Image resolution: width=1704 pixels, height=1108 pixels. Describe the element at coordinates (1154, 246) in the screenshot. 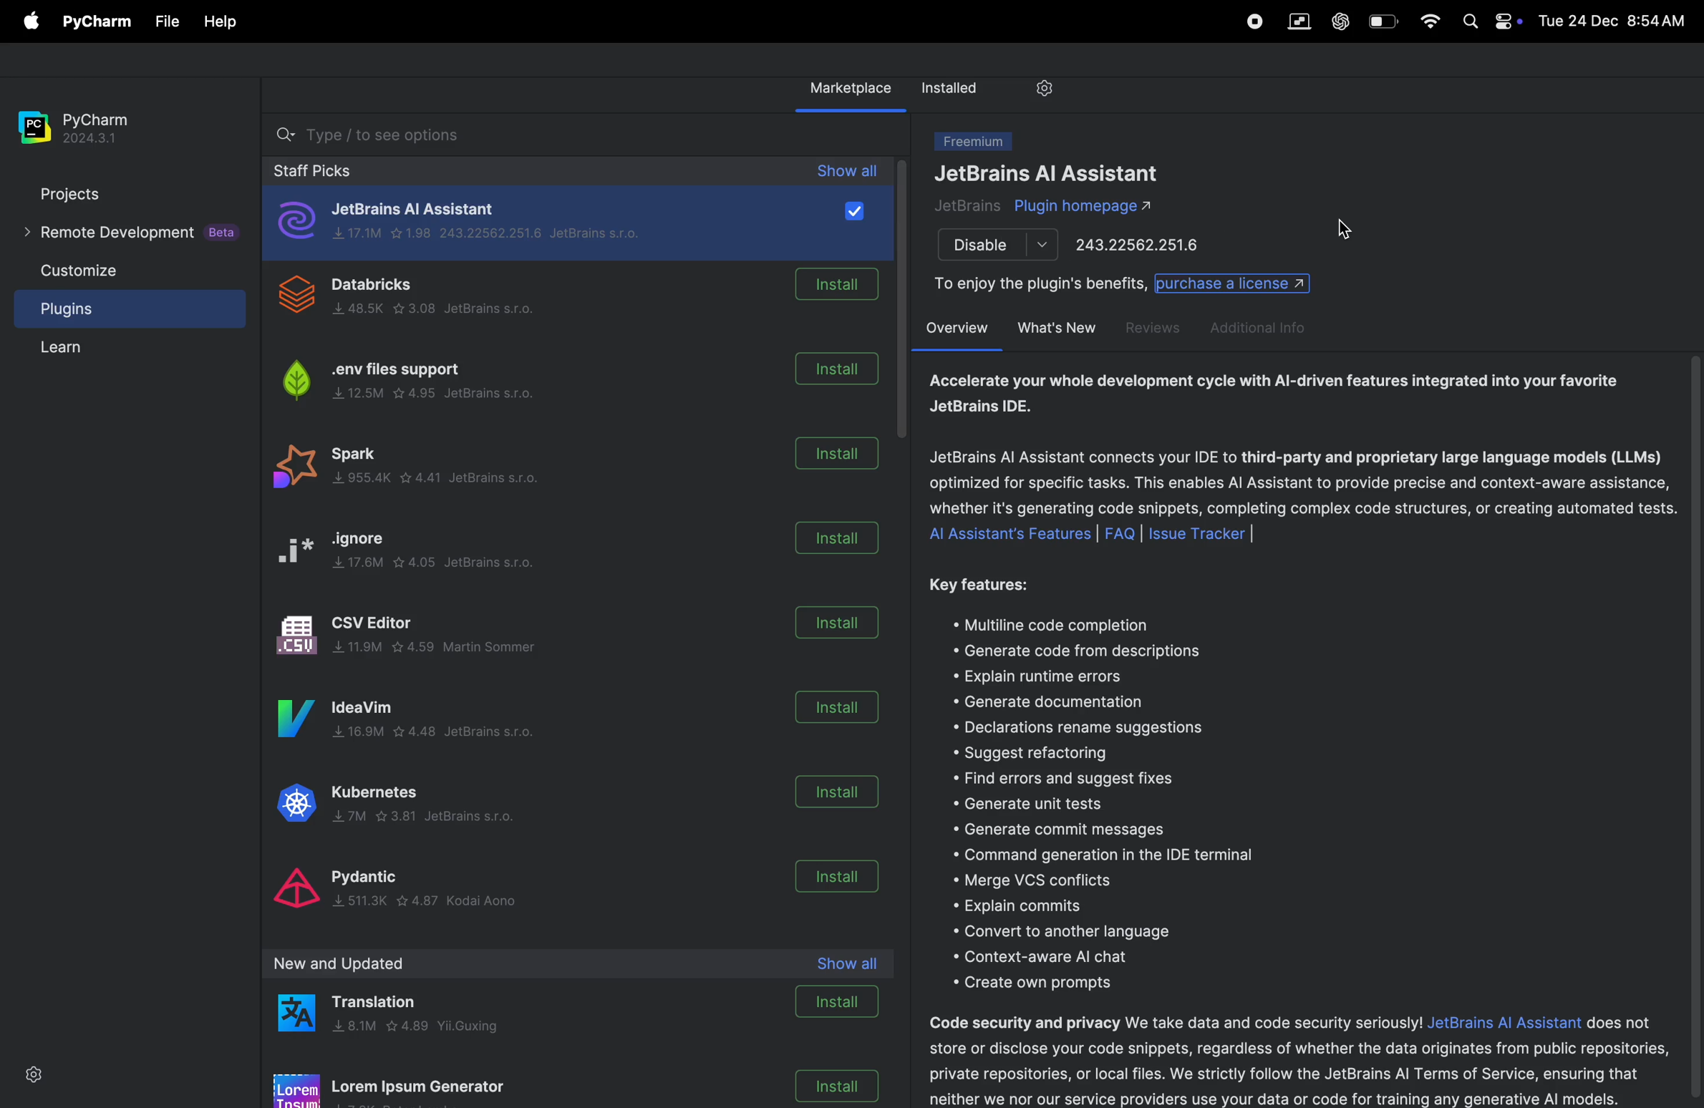

I see `port` at that location.